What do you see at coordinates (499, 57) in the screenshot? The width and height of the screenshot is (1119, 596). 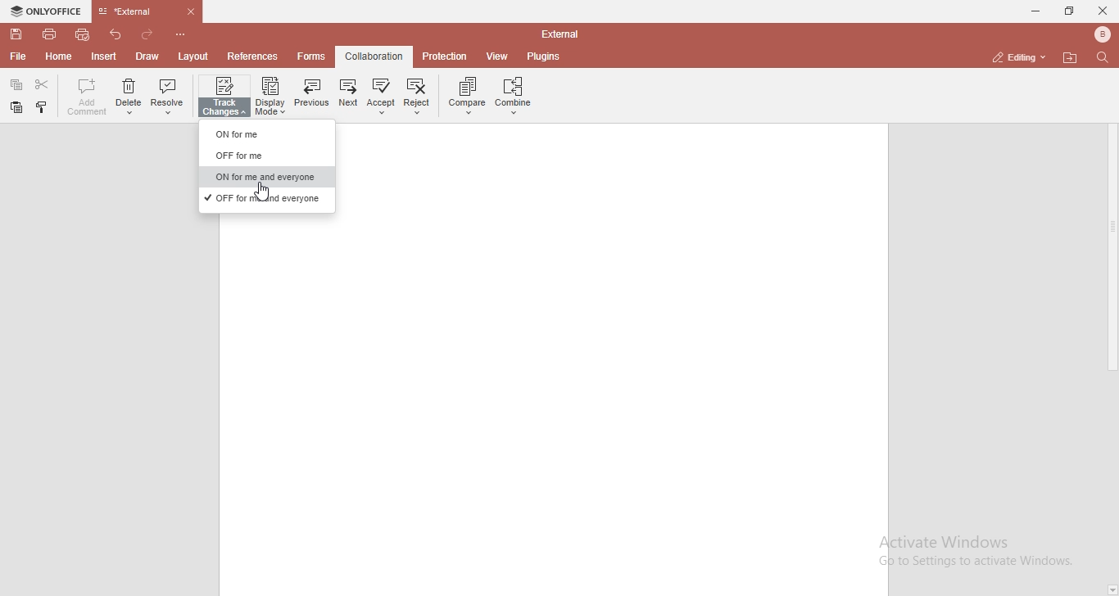 I see `view` at bounding box center [499, 57].